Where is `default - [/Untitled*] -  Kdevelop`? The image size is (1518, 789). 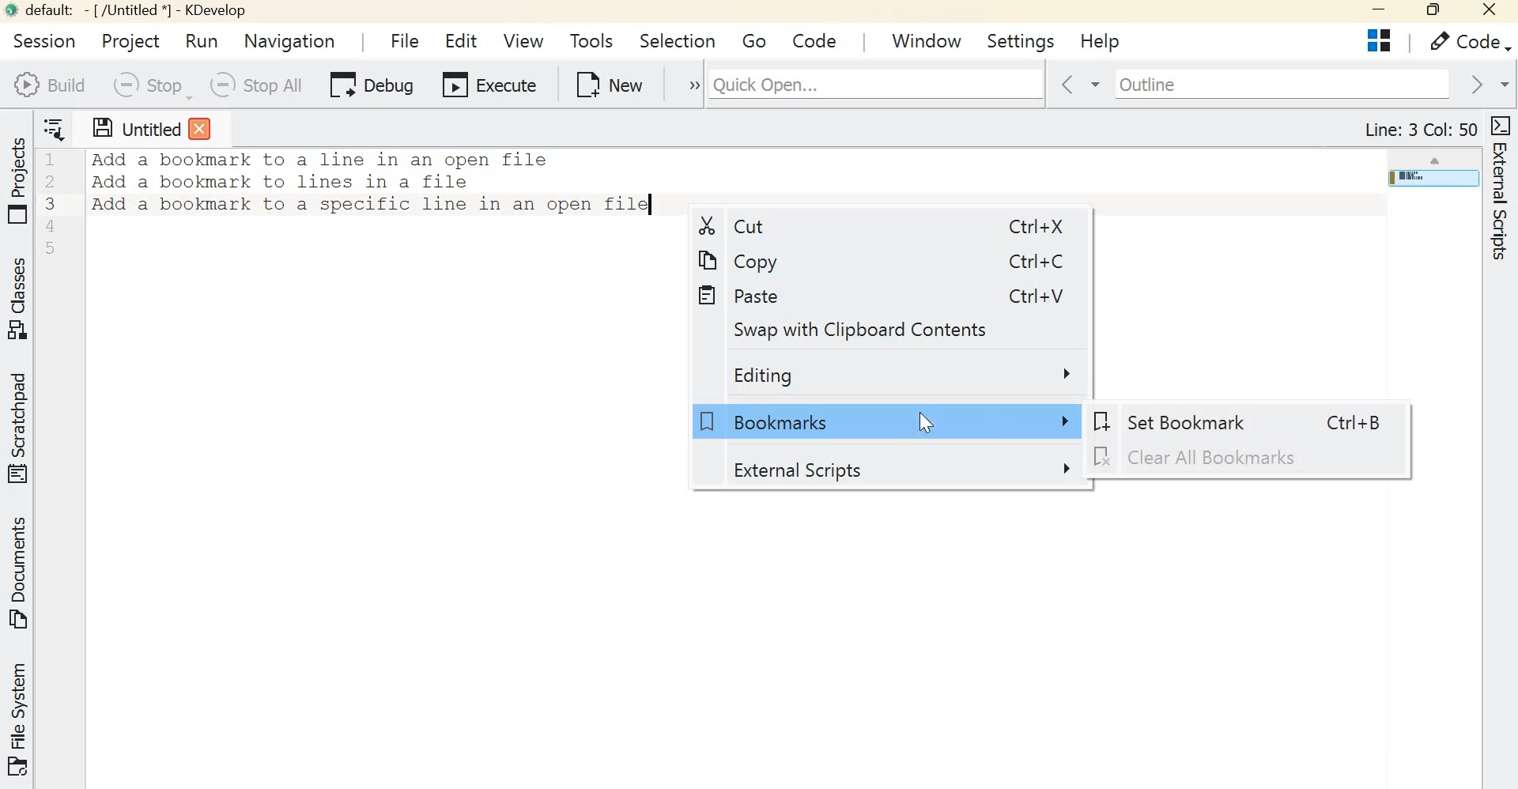 default - [/Untitled*] -  Kdevelop is located at coordinates (124, 11).